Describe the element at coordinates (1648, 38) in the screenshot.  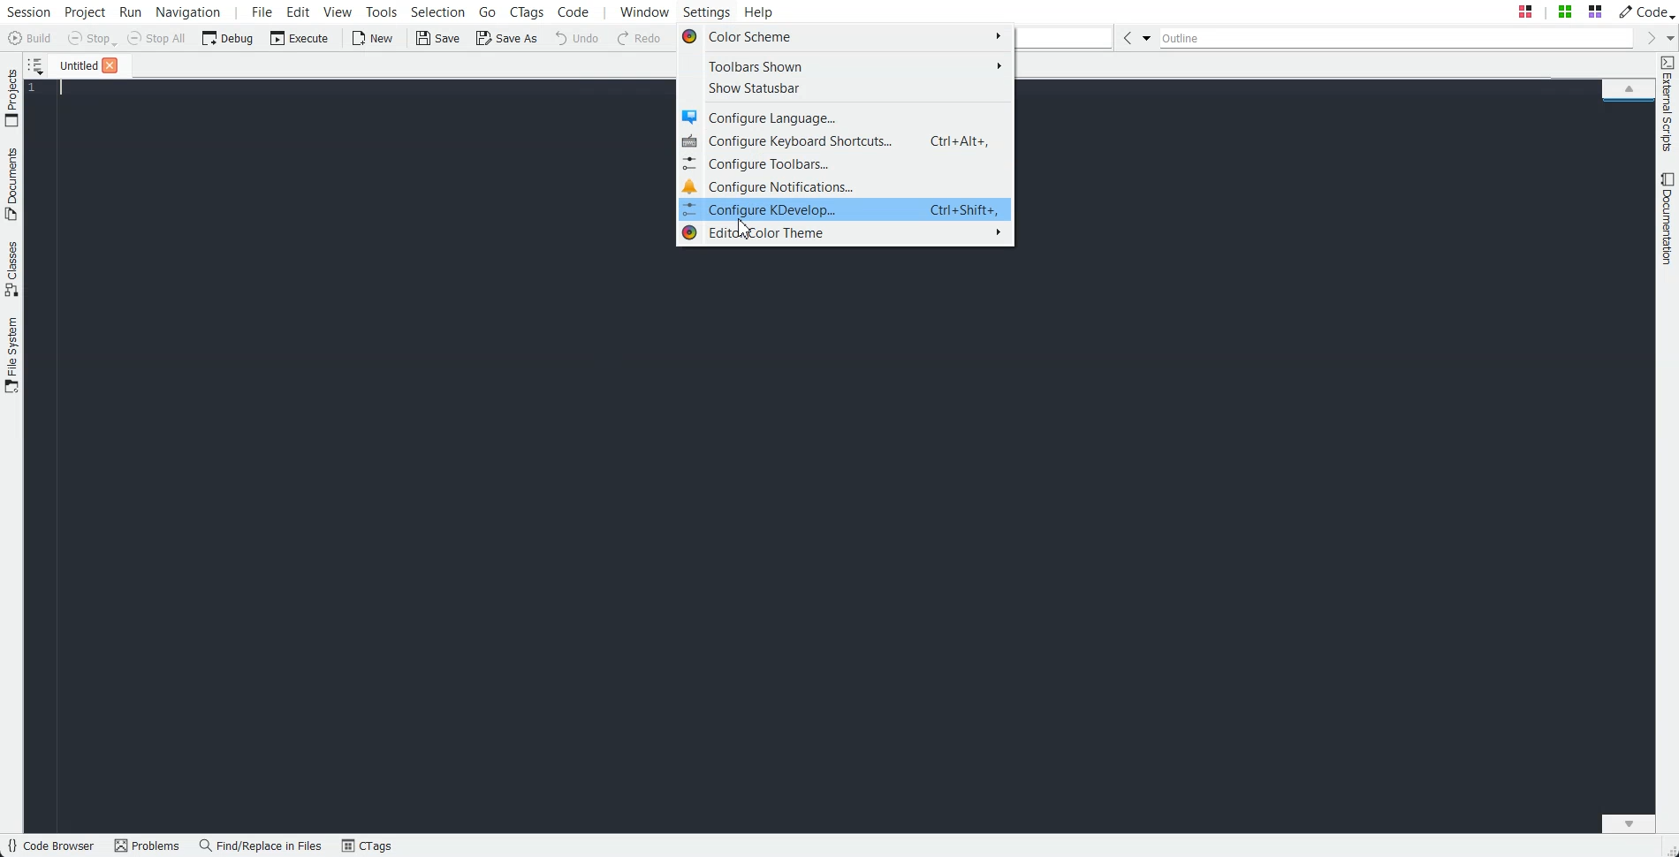
I see `Go forward` at that location.